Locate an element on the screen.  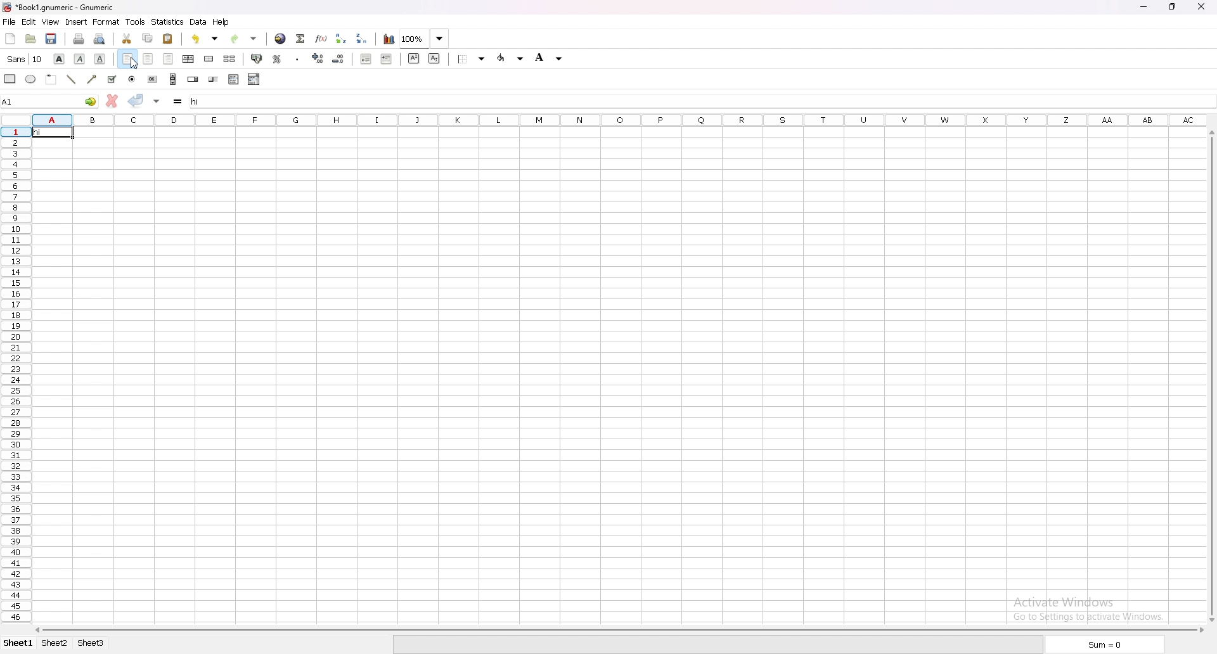
borders is located at coordinates (473, 59).